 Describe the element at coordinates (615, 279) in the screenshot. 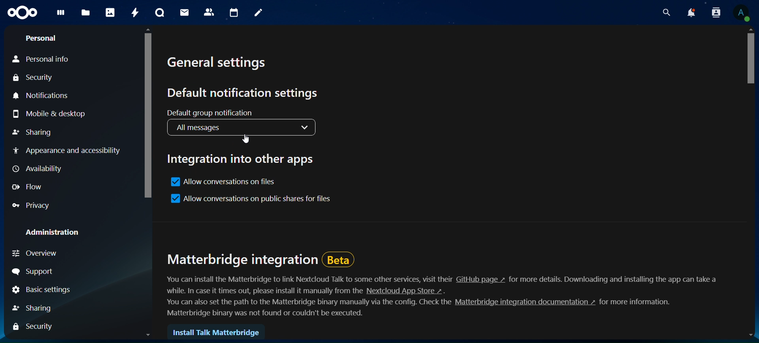

I see `text` at that location.